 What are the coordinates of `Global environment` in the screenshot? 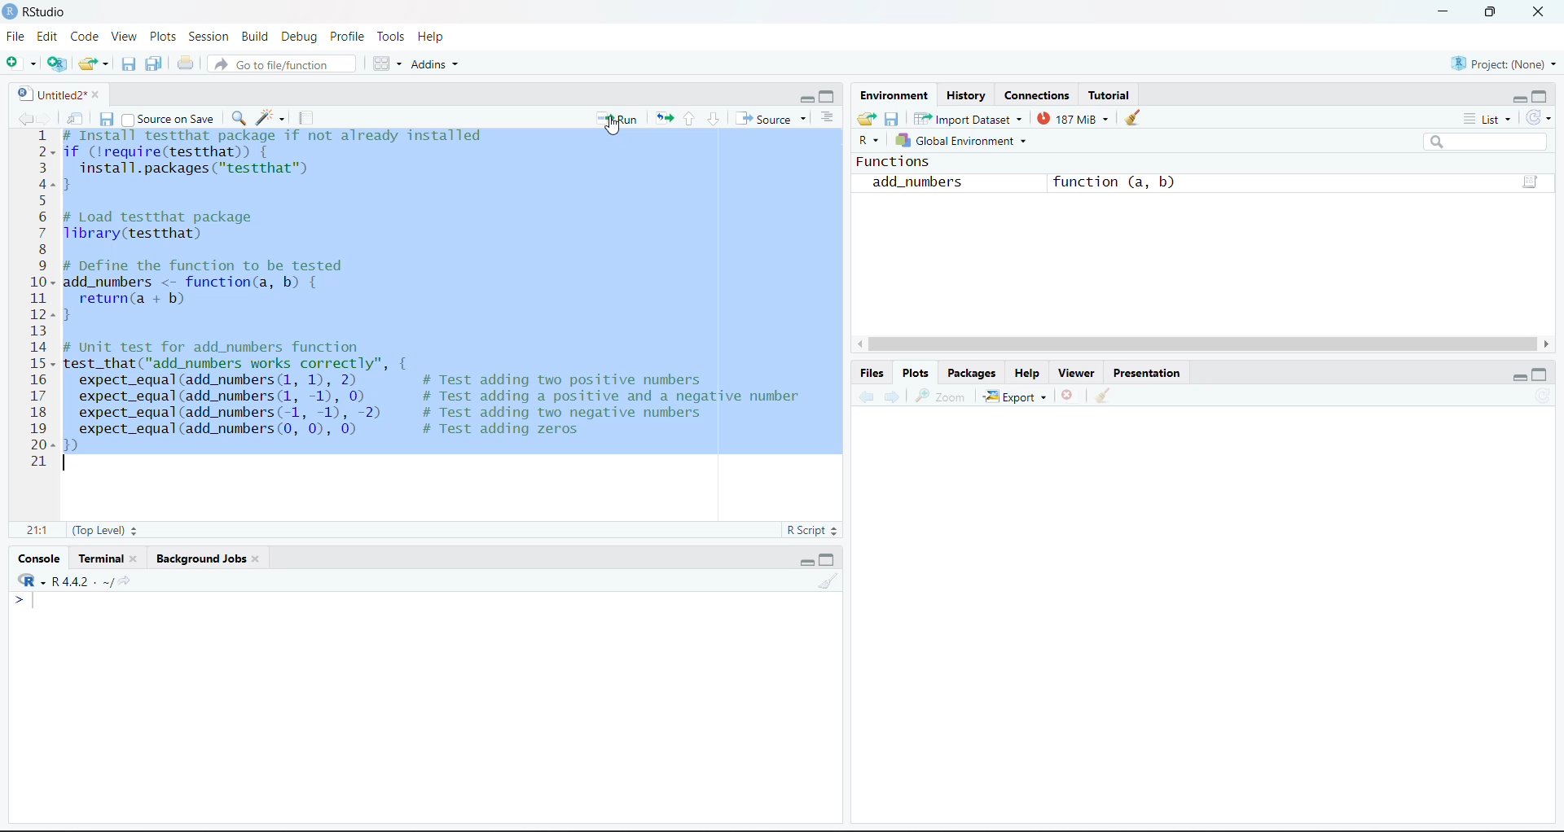 It's located at (964, 140).